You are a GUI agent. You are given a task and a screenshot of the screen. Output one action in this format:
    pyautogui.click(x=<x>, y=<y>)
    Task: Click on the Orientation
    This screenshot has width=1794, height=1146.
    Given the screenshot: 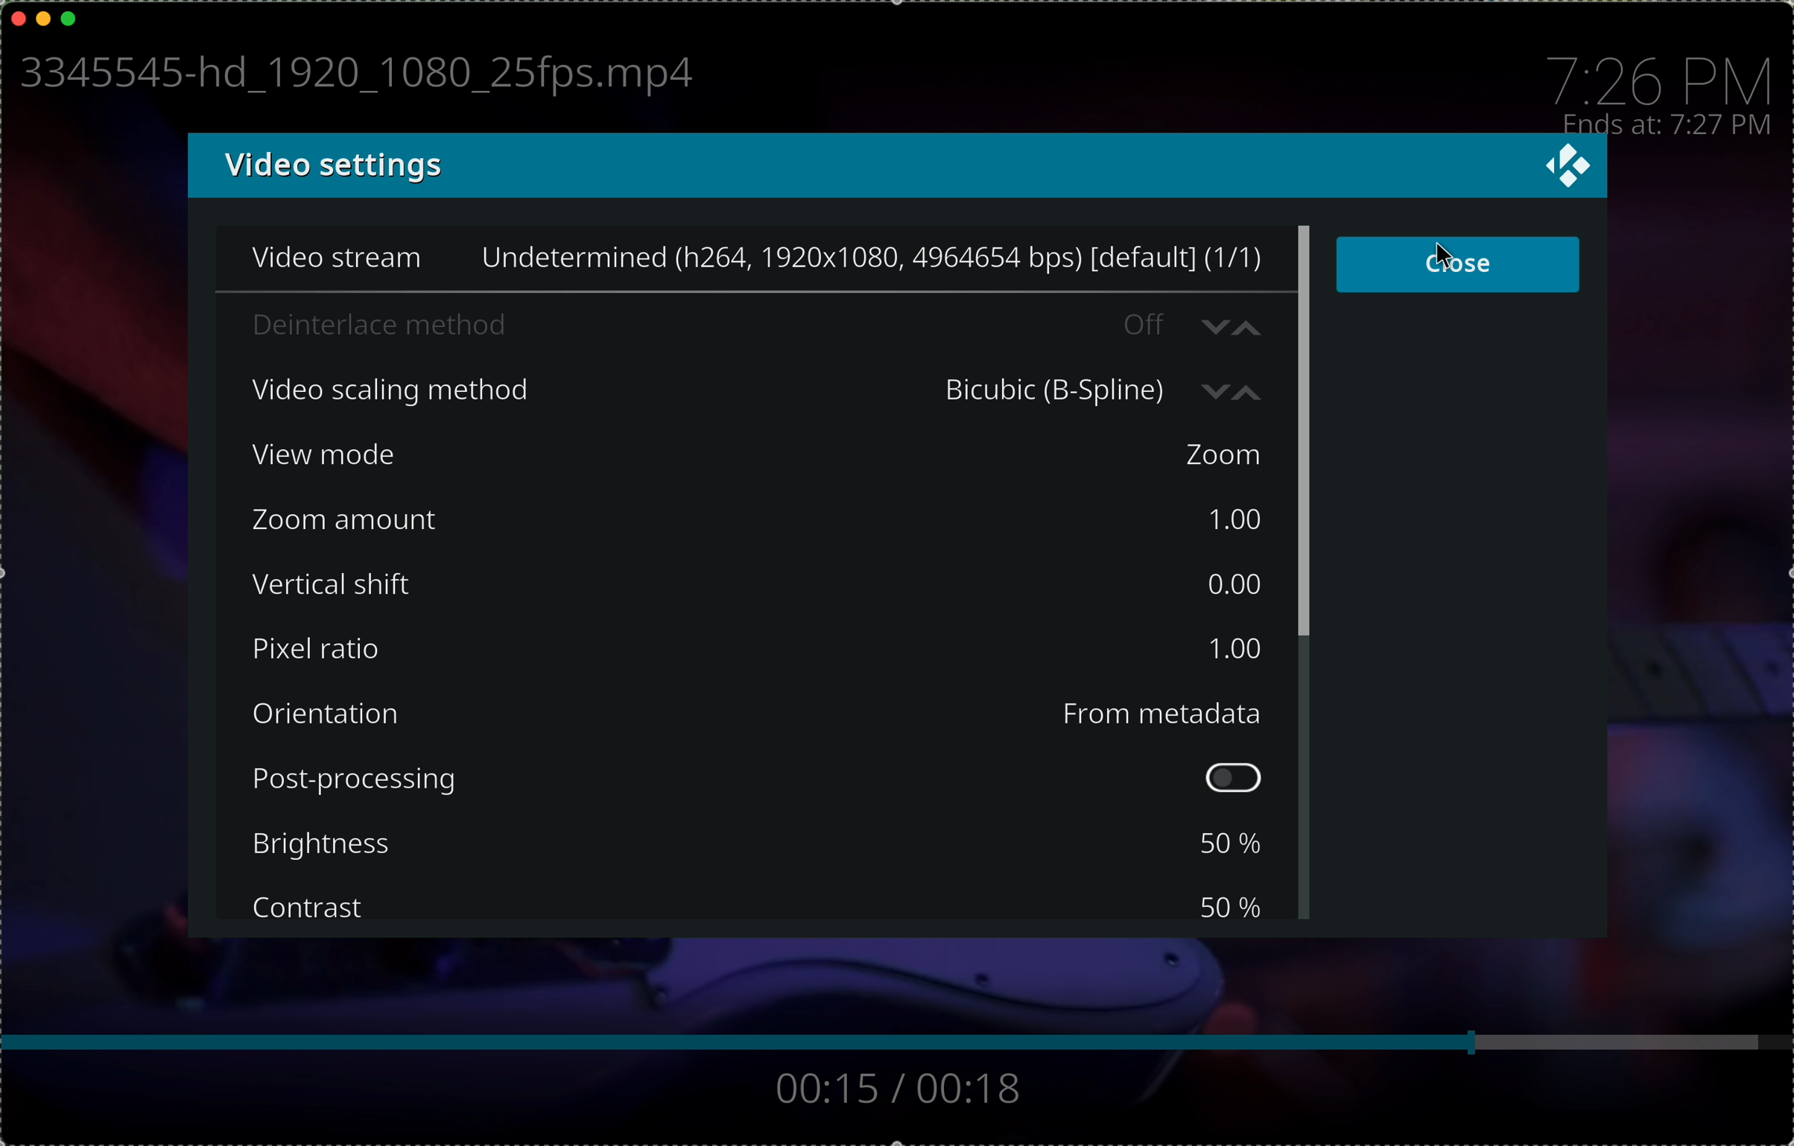 What is the action you would take?
    pyautogui.click(x=365, y=714)
    